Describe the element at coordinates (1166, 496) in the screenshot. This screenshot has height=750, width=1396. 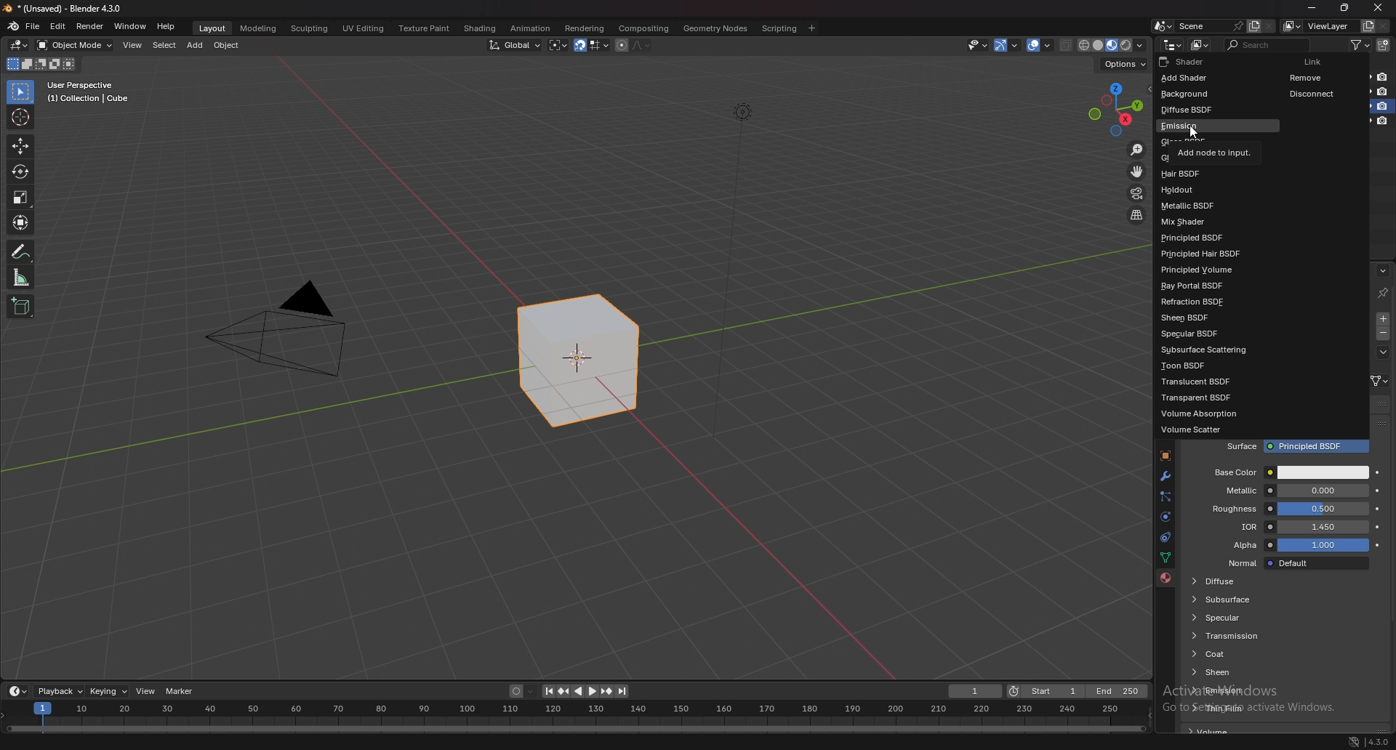
I see `particles` at that location.